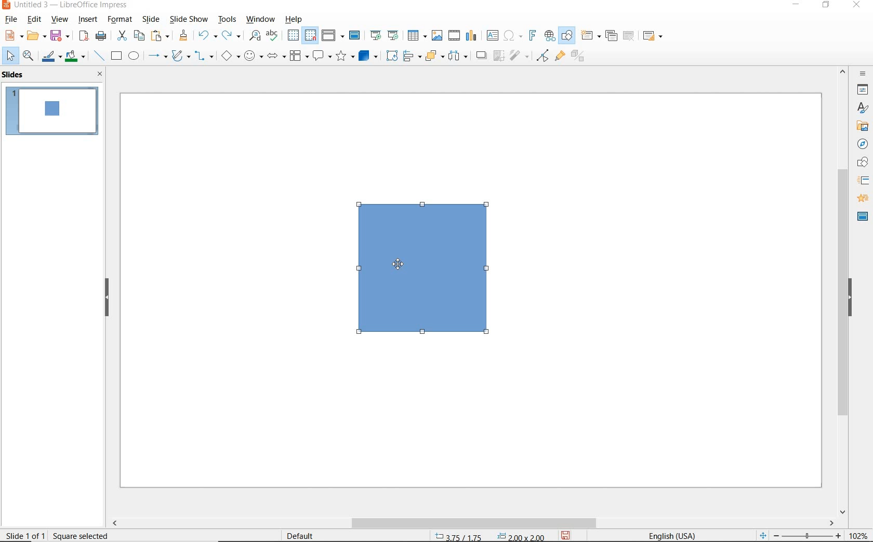 Image resolution: width=873 pixels, height=542 pixels. What do you see at coordinates (863, 74) in the screenshot?
I see `sidebar settings` at bounding box center [863, 74].